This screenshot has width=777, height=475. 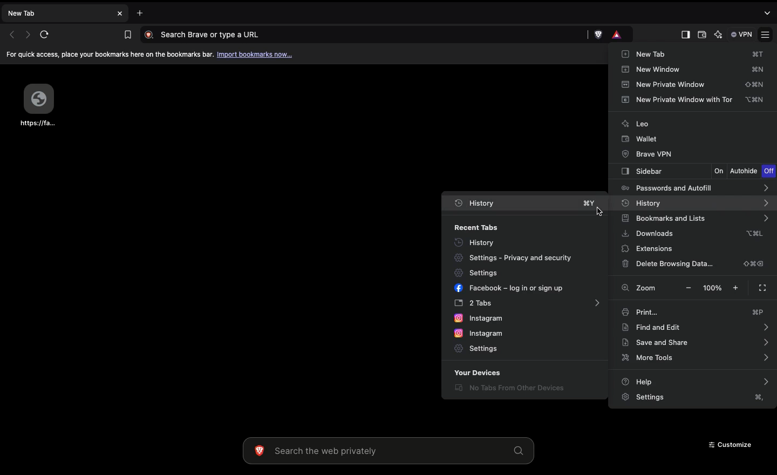 What do you see at coordinates (691, 203) in the screenshot?
I see `History` at bounding box center [691, 203].